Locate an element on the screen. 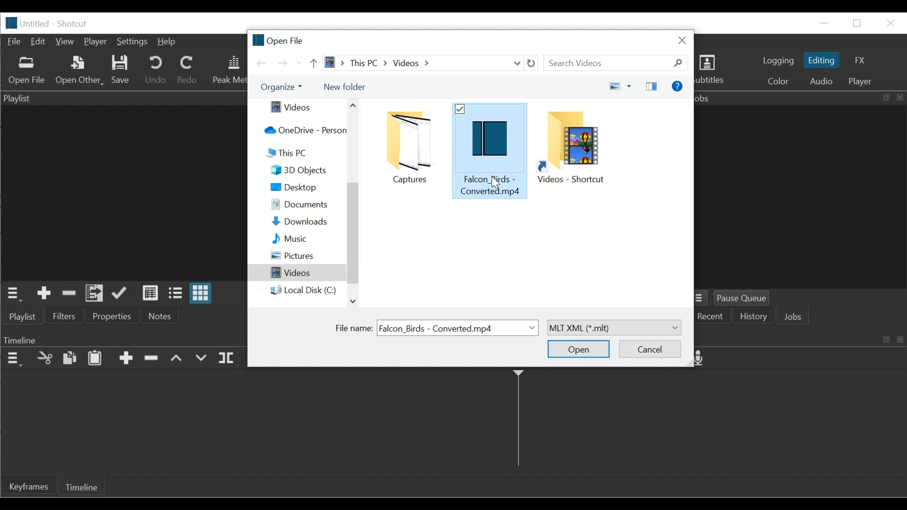  Recent is located at coordinates (299, 63).